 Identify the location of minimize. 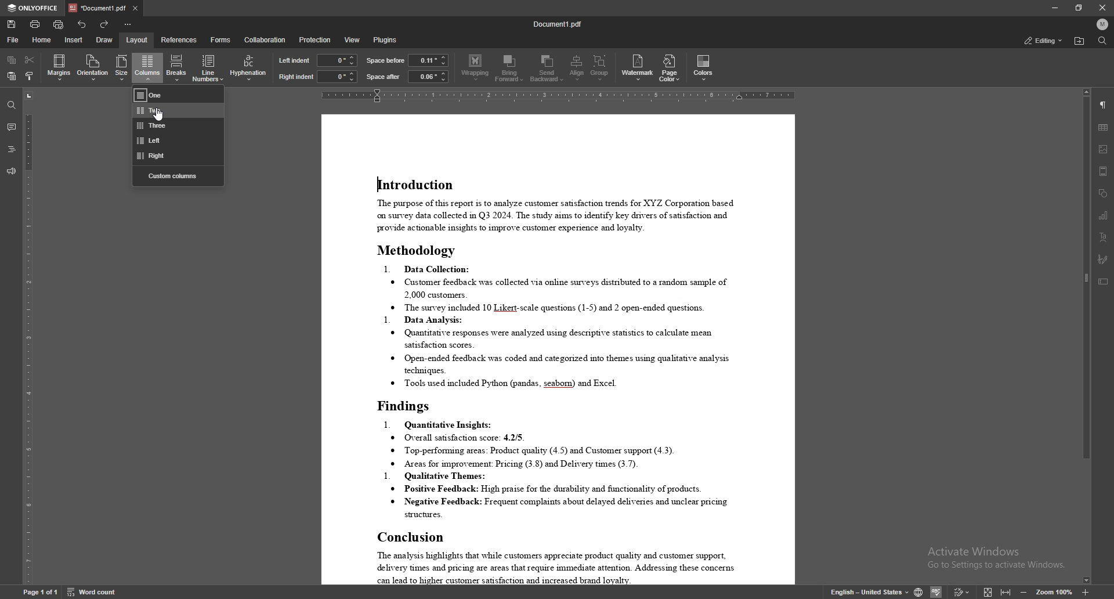
(1055, 8).